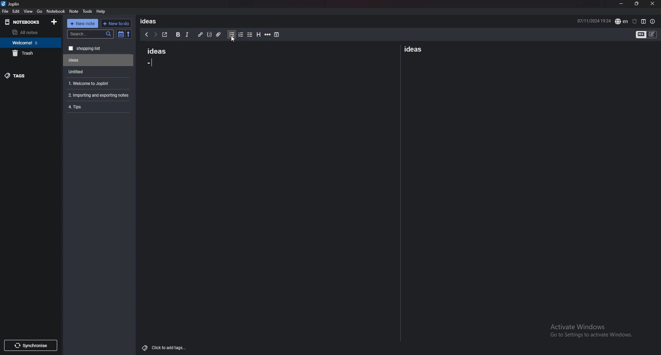  What do you see at coordinates (31, 53) in the screenshot?
I see `trash` at bounding box center [31, 53].